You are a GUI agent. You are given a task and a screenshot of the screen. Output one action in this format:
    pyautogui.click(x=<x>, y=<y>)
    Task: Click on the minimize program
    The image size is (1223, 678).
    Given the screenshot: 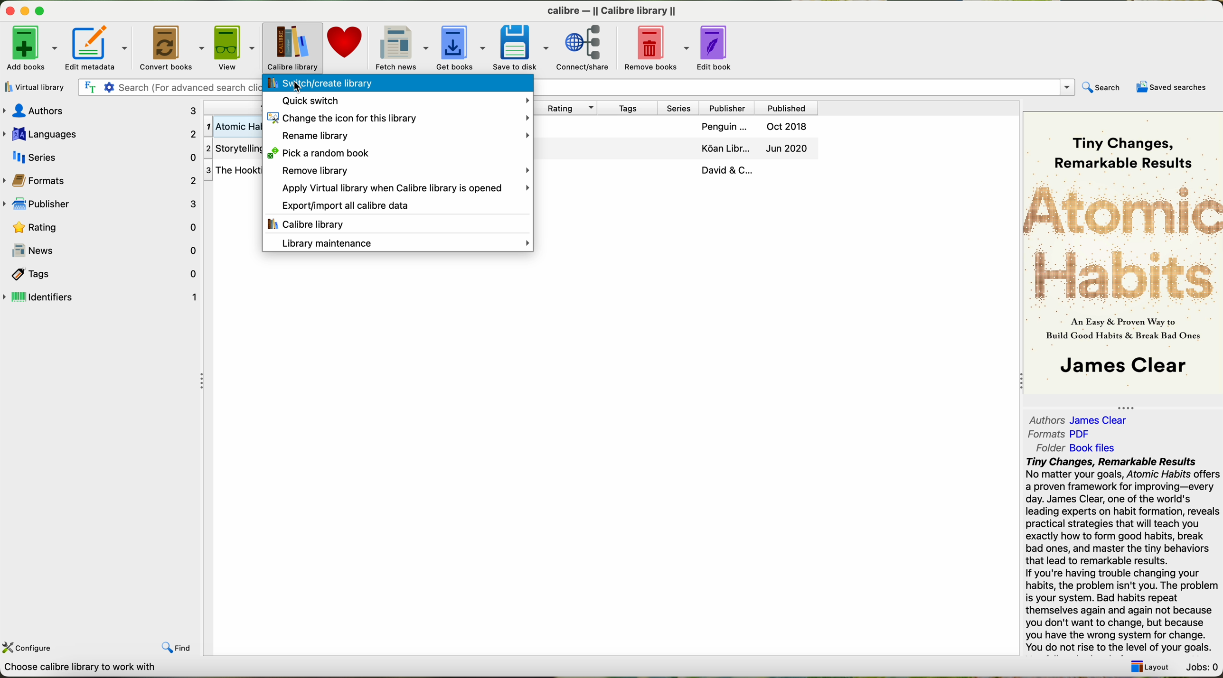 What is the action you would take?
    pyautogui.click(x=27, y=12)
    